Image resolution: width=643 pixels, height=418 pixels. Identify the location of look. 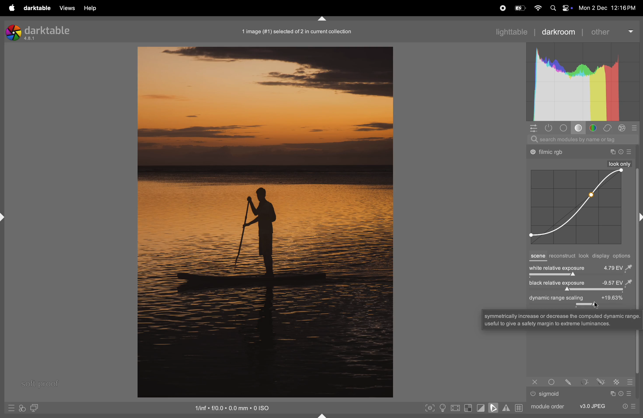
(584, 256).